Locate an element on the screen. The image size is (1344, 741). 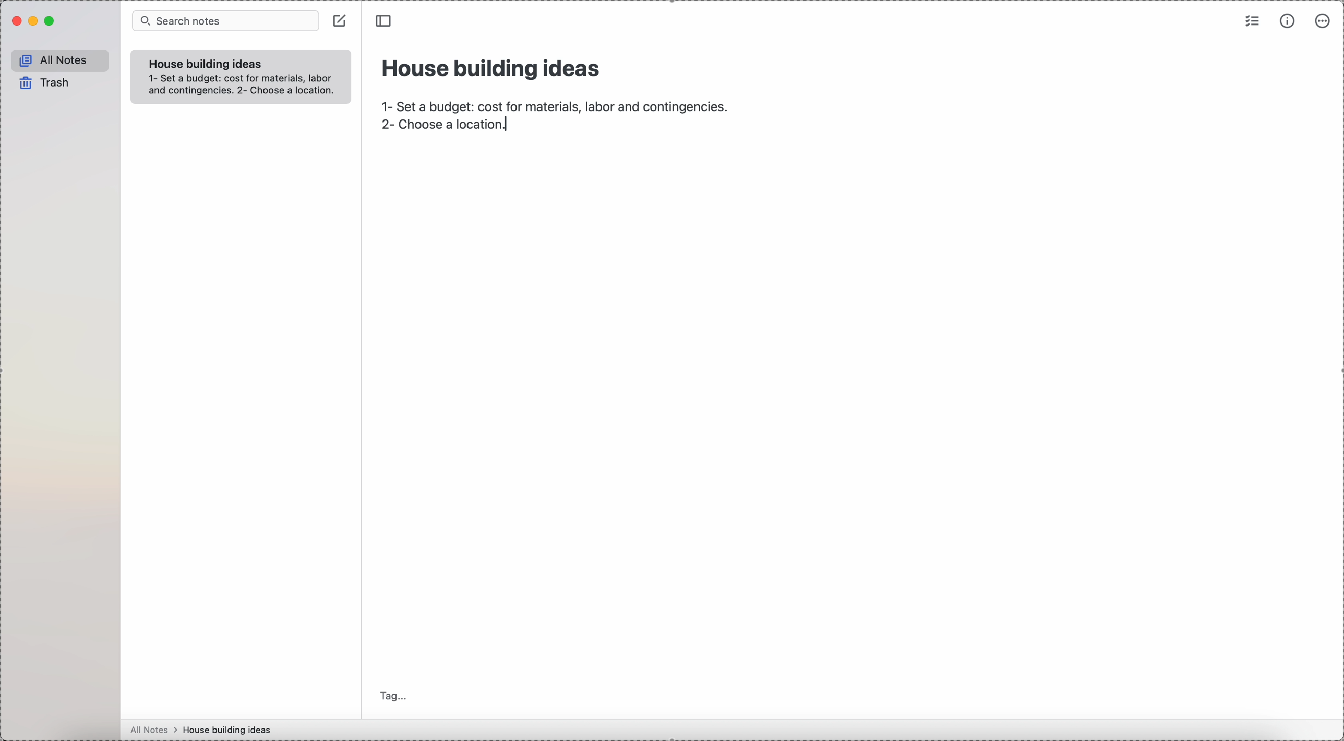
1- Set a budget: cost for materials, labor
and contingencies. 2- Choose a location. is located at coordinates (241, 86).